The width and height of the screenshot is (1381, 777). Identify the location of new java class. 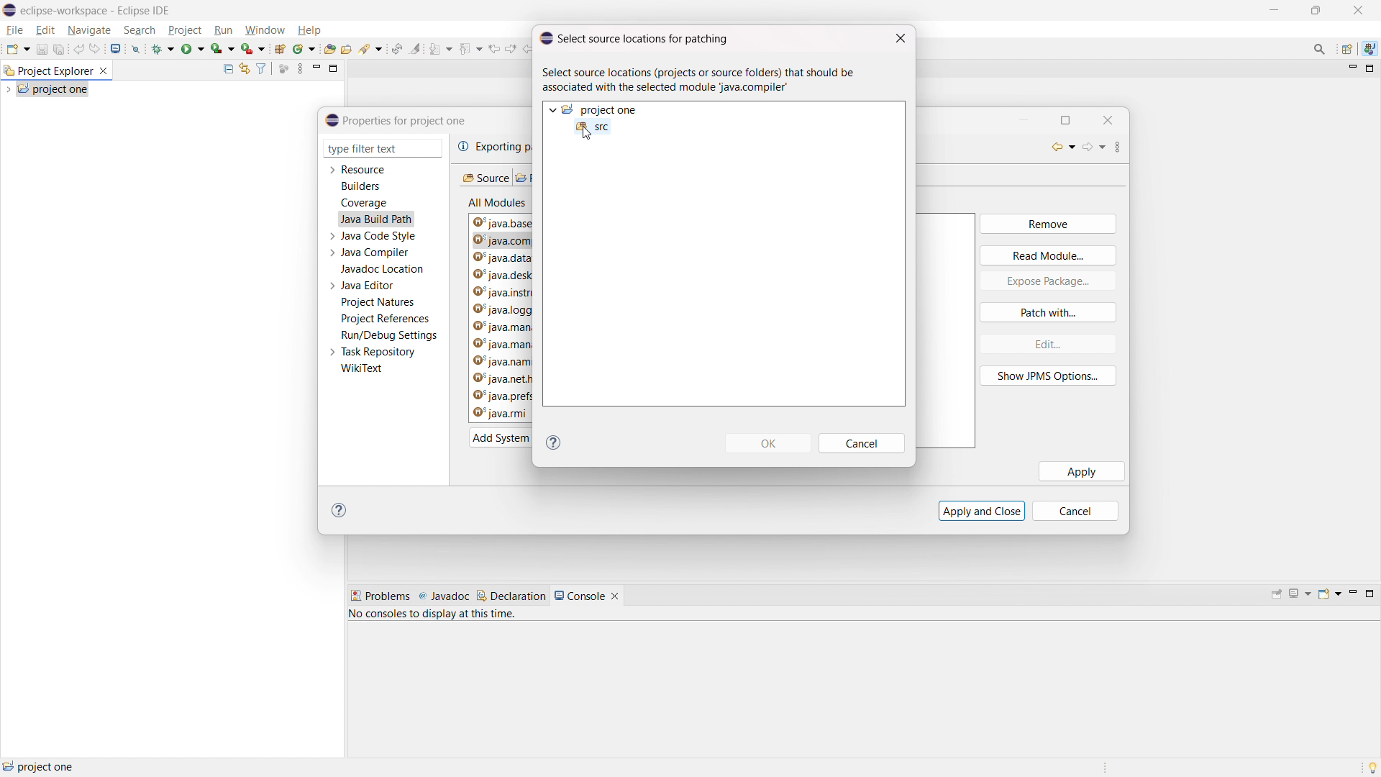
(304, 49).